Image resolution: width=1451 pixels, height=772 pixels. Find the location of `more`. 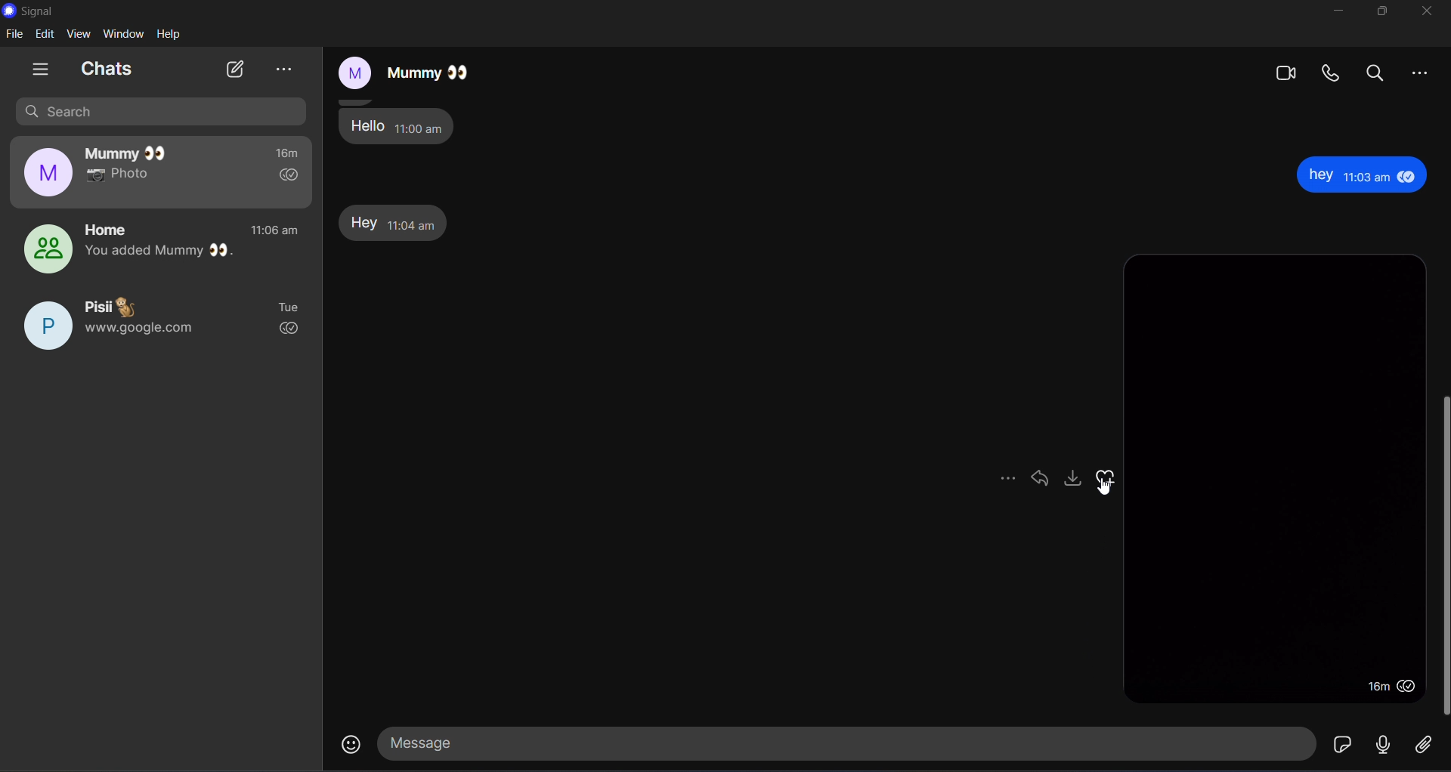

more is located at coordinates (1007, 480).